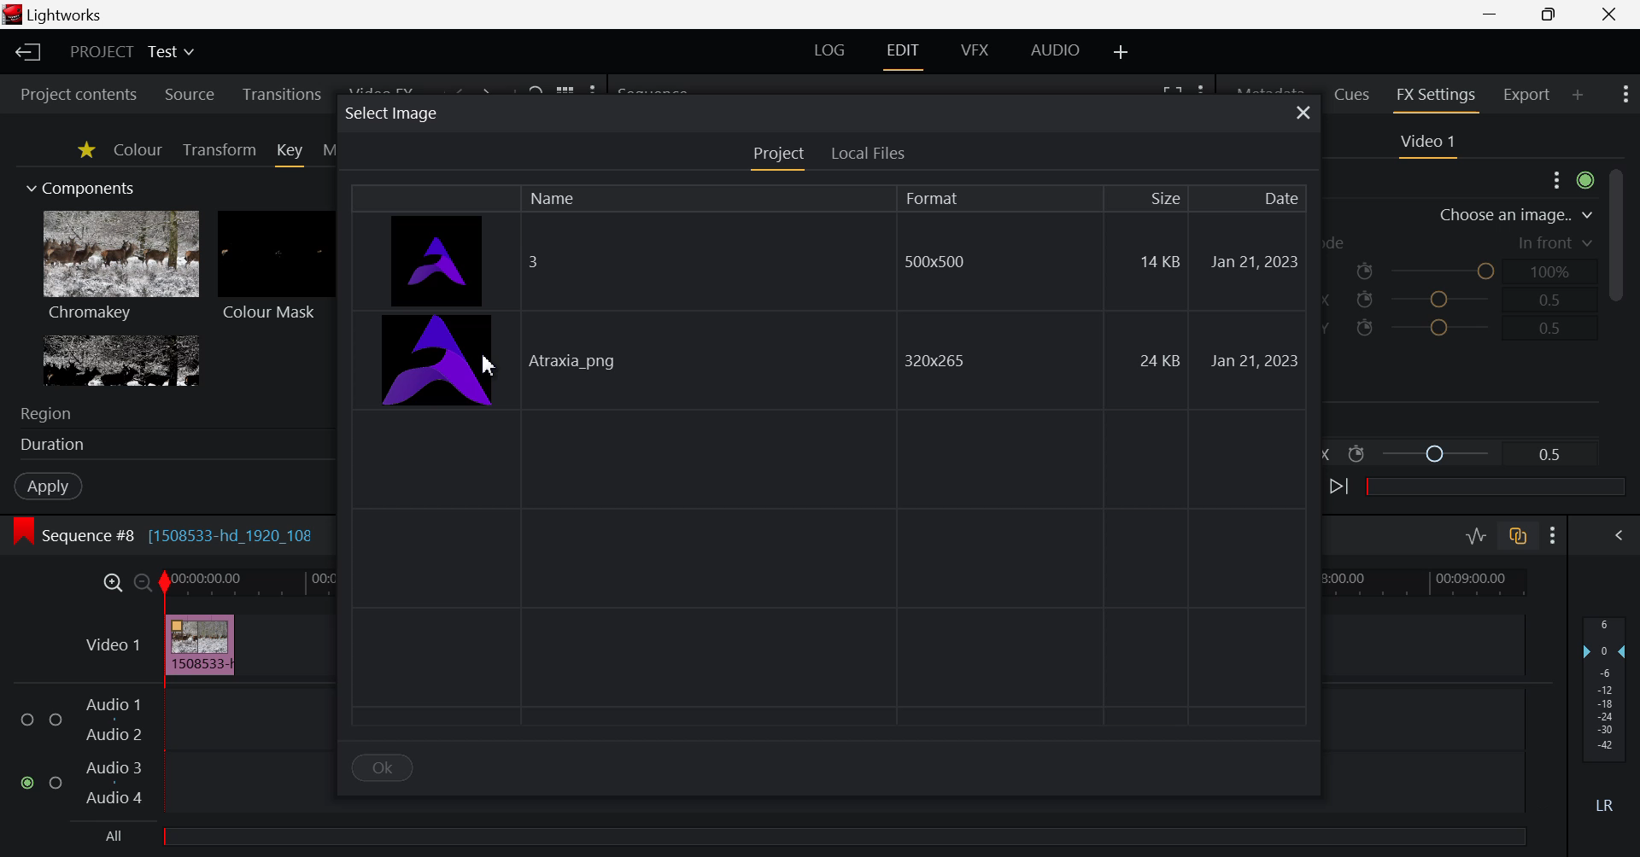  Describe the element at coordinates (1553, 328) in the screenshot. I see `0.5` at that location.